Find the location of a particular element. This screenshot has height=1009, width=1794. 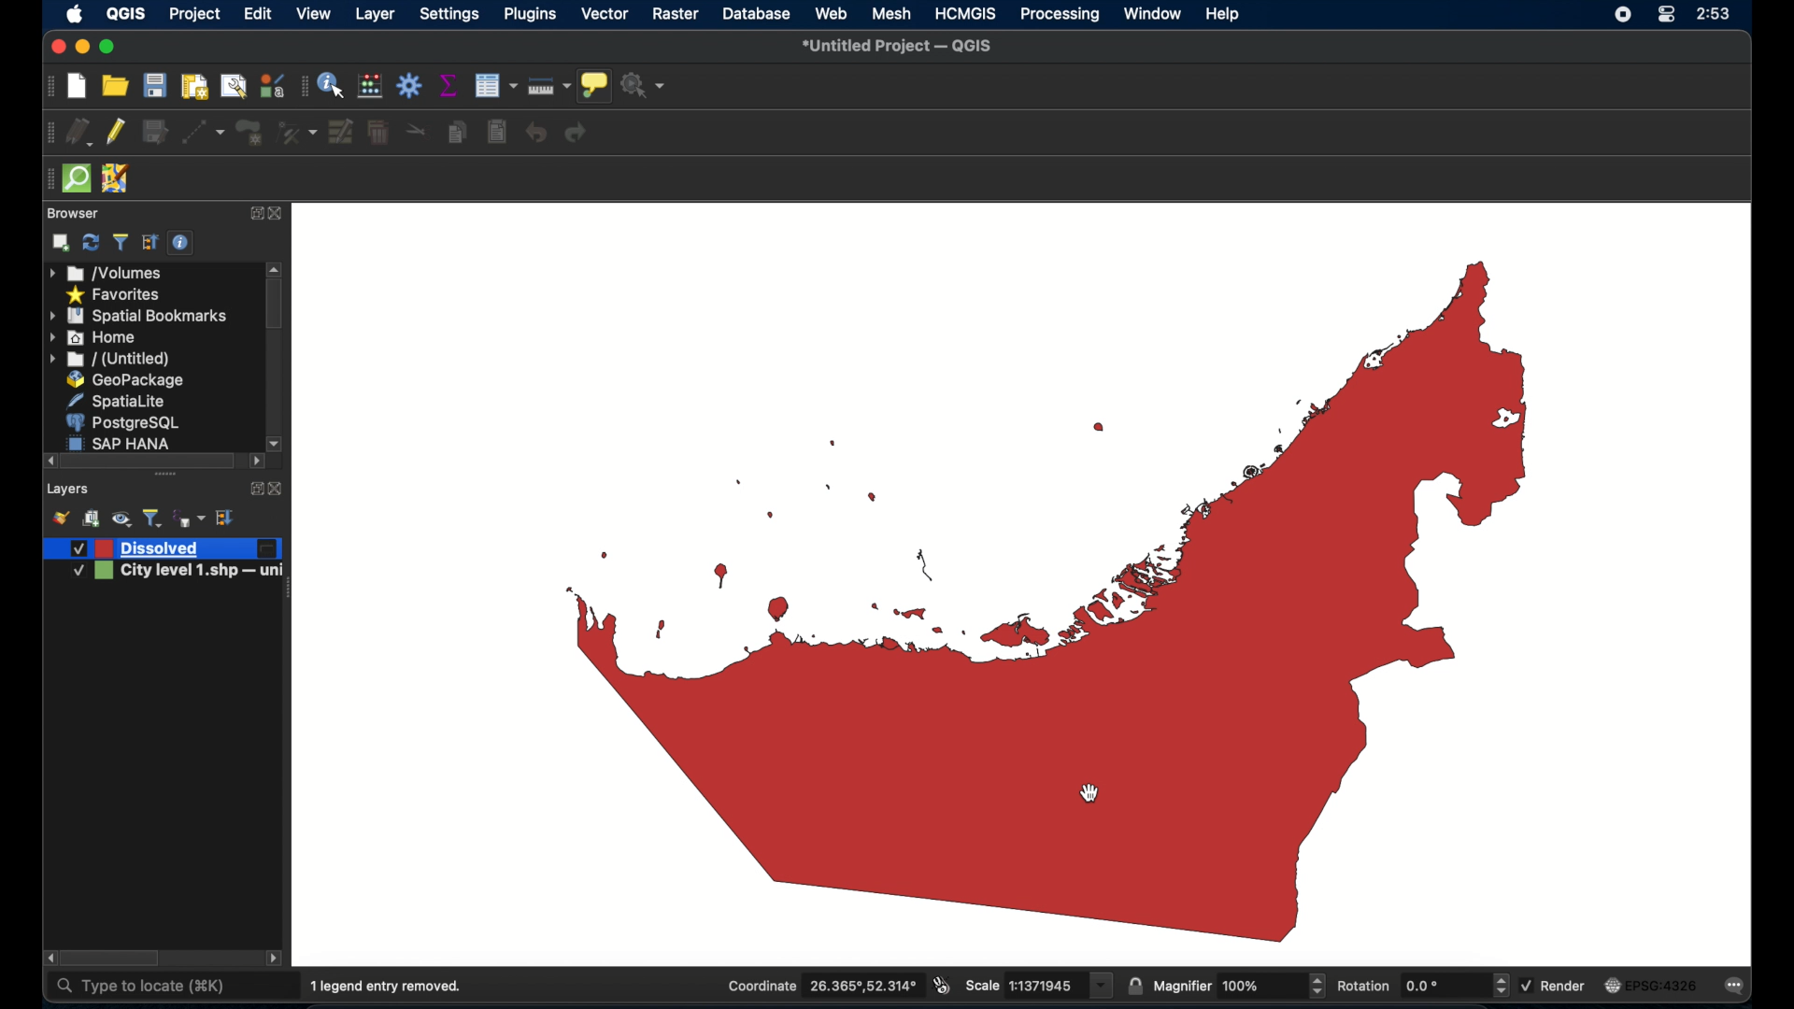

save project is located at coordinates (156, 86).